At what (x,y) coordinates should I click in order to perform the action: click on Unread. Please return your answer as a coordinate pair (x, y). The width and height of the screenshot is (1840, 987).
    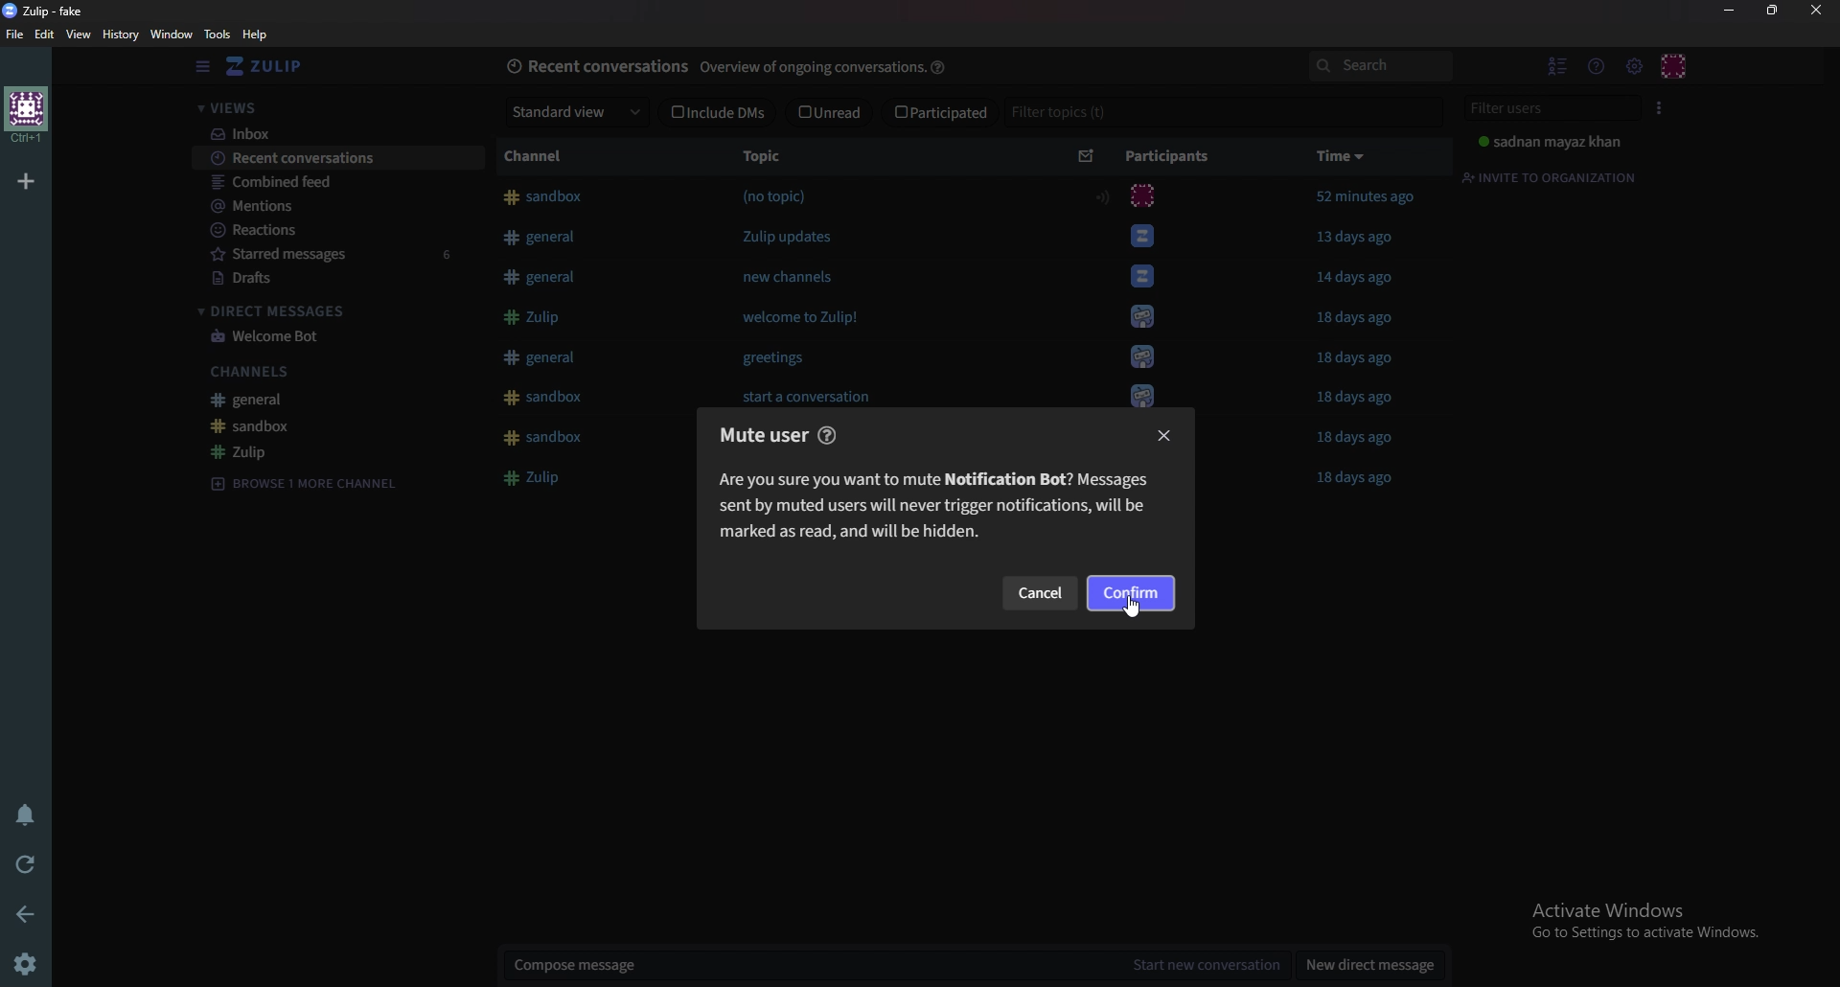
    Looking at the image, I should click on (831, 113).